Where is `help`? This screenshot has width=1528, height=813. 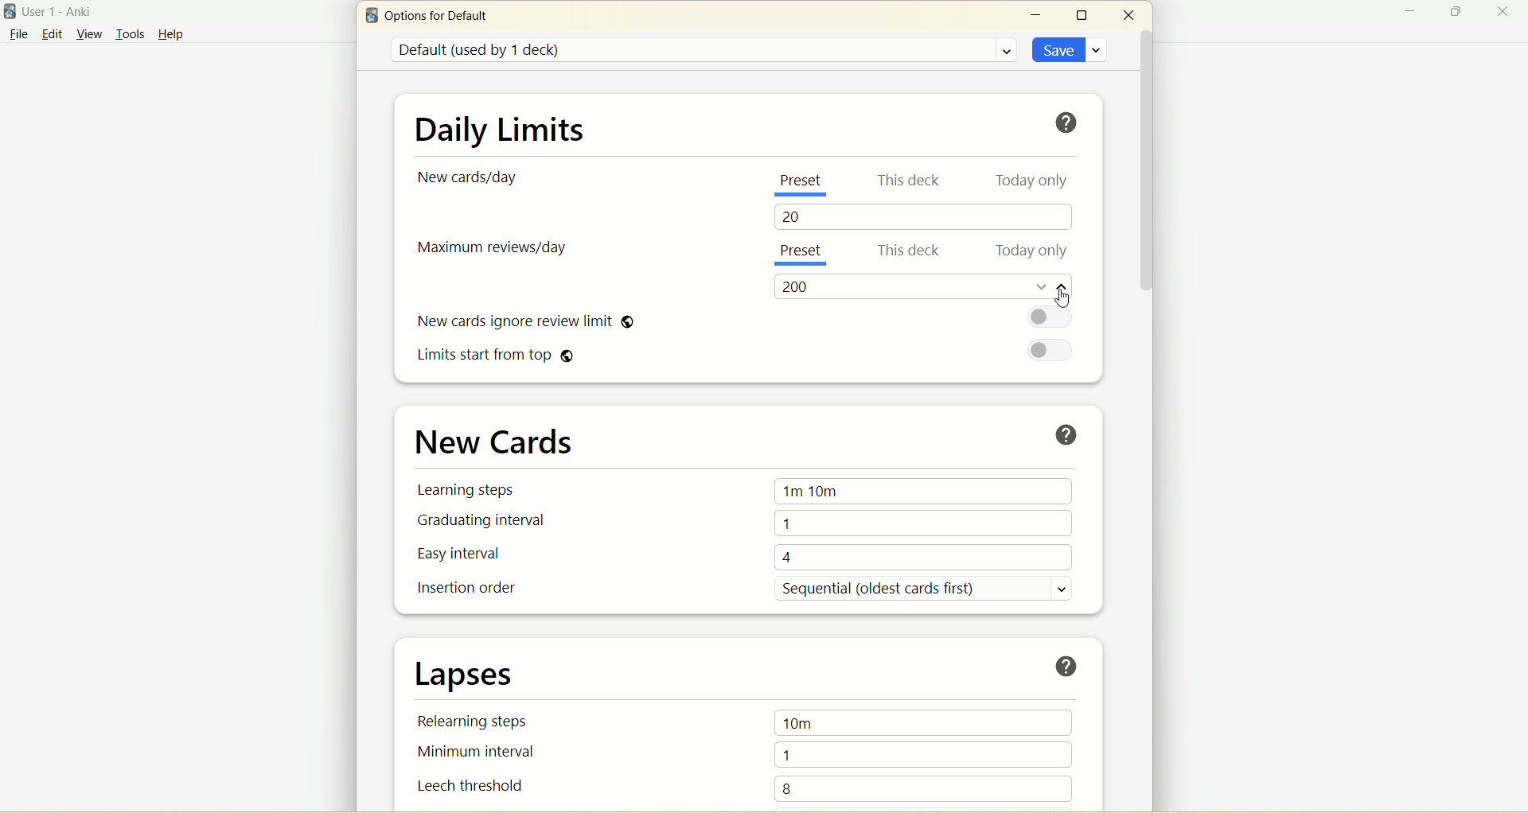 help is located at coordinates (1068, 665).